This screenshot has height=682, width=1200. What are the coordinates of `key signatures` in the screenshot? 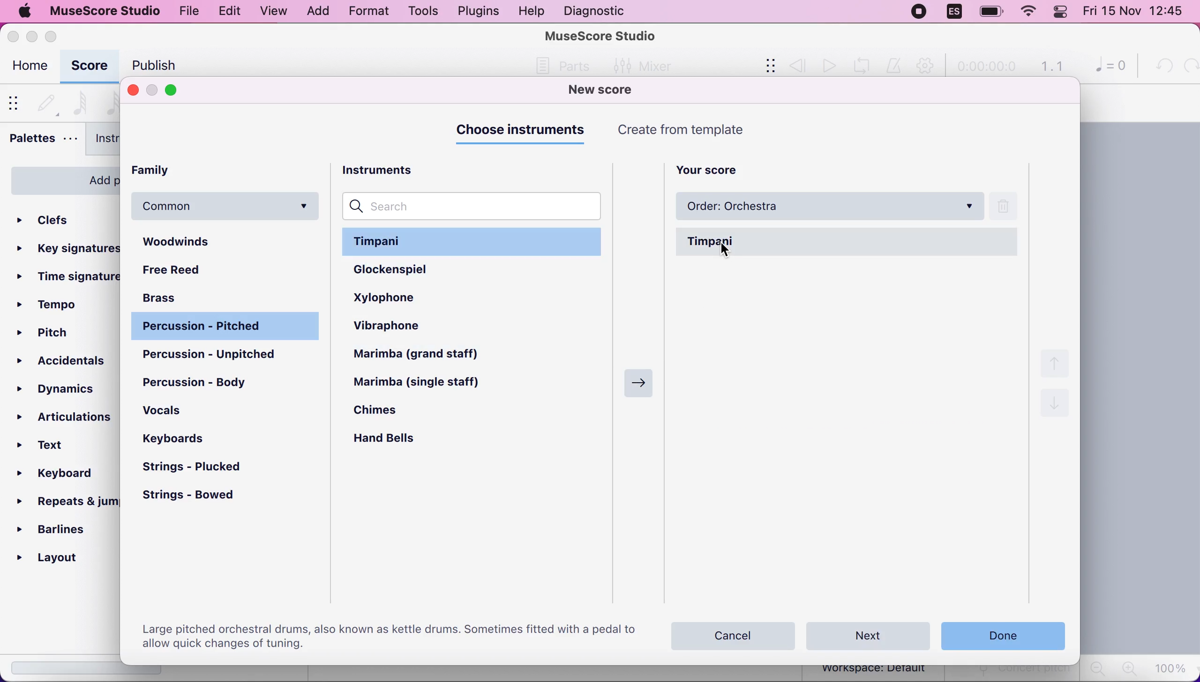 It's located at (69, 246).